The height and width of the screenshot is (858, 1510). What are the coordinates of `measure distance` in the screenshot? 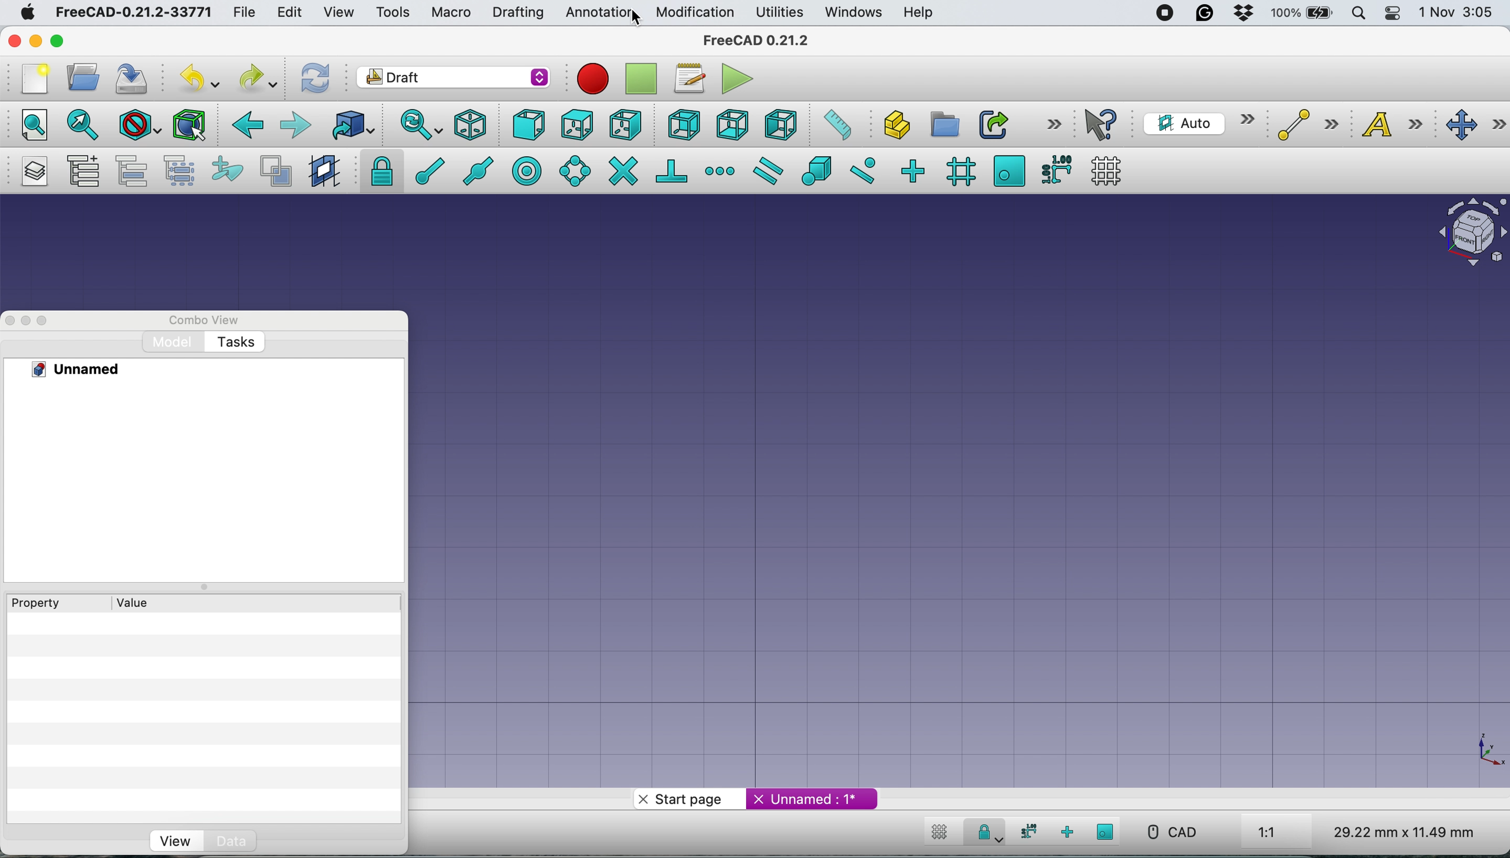 It's located at (833, 125).